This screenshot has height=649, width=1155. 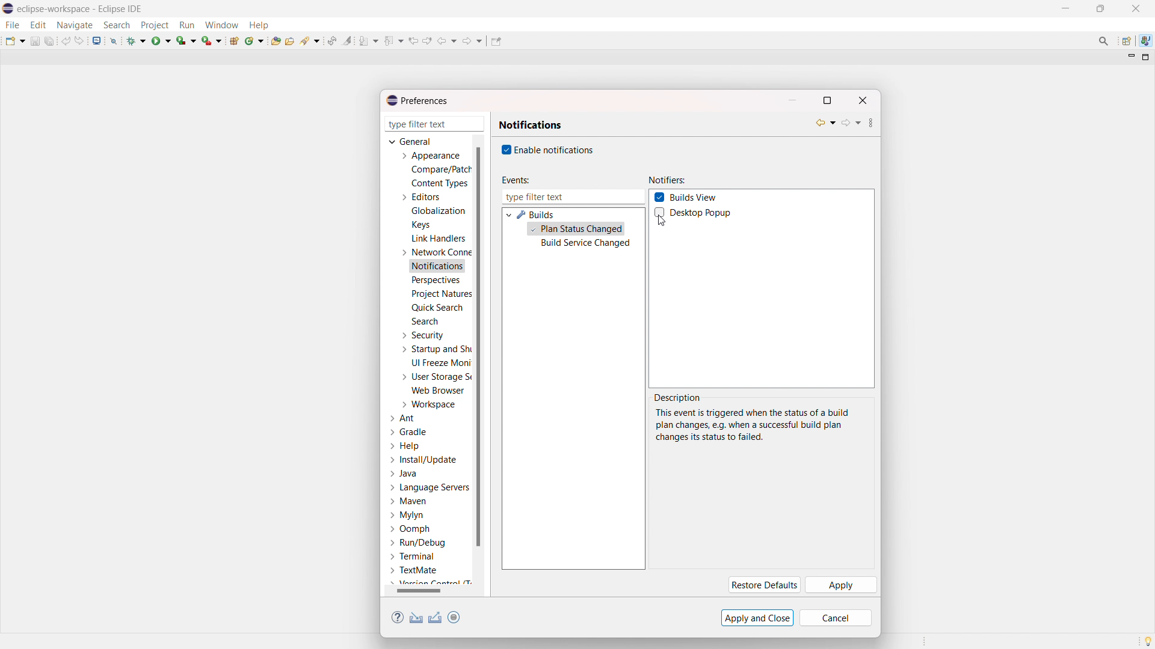 I want to click on startup and shutdown, so click(x=434, y=349).